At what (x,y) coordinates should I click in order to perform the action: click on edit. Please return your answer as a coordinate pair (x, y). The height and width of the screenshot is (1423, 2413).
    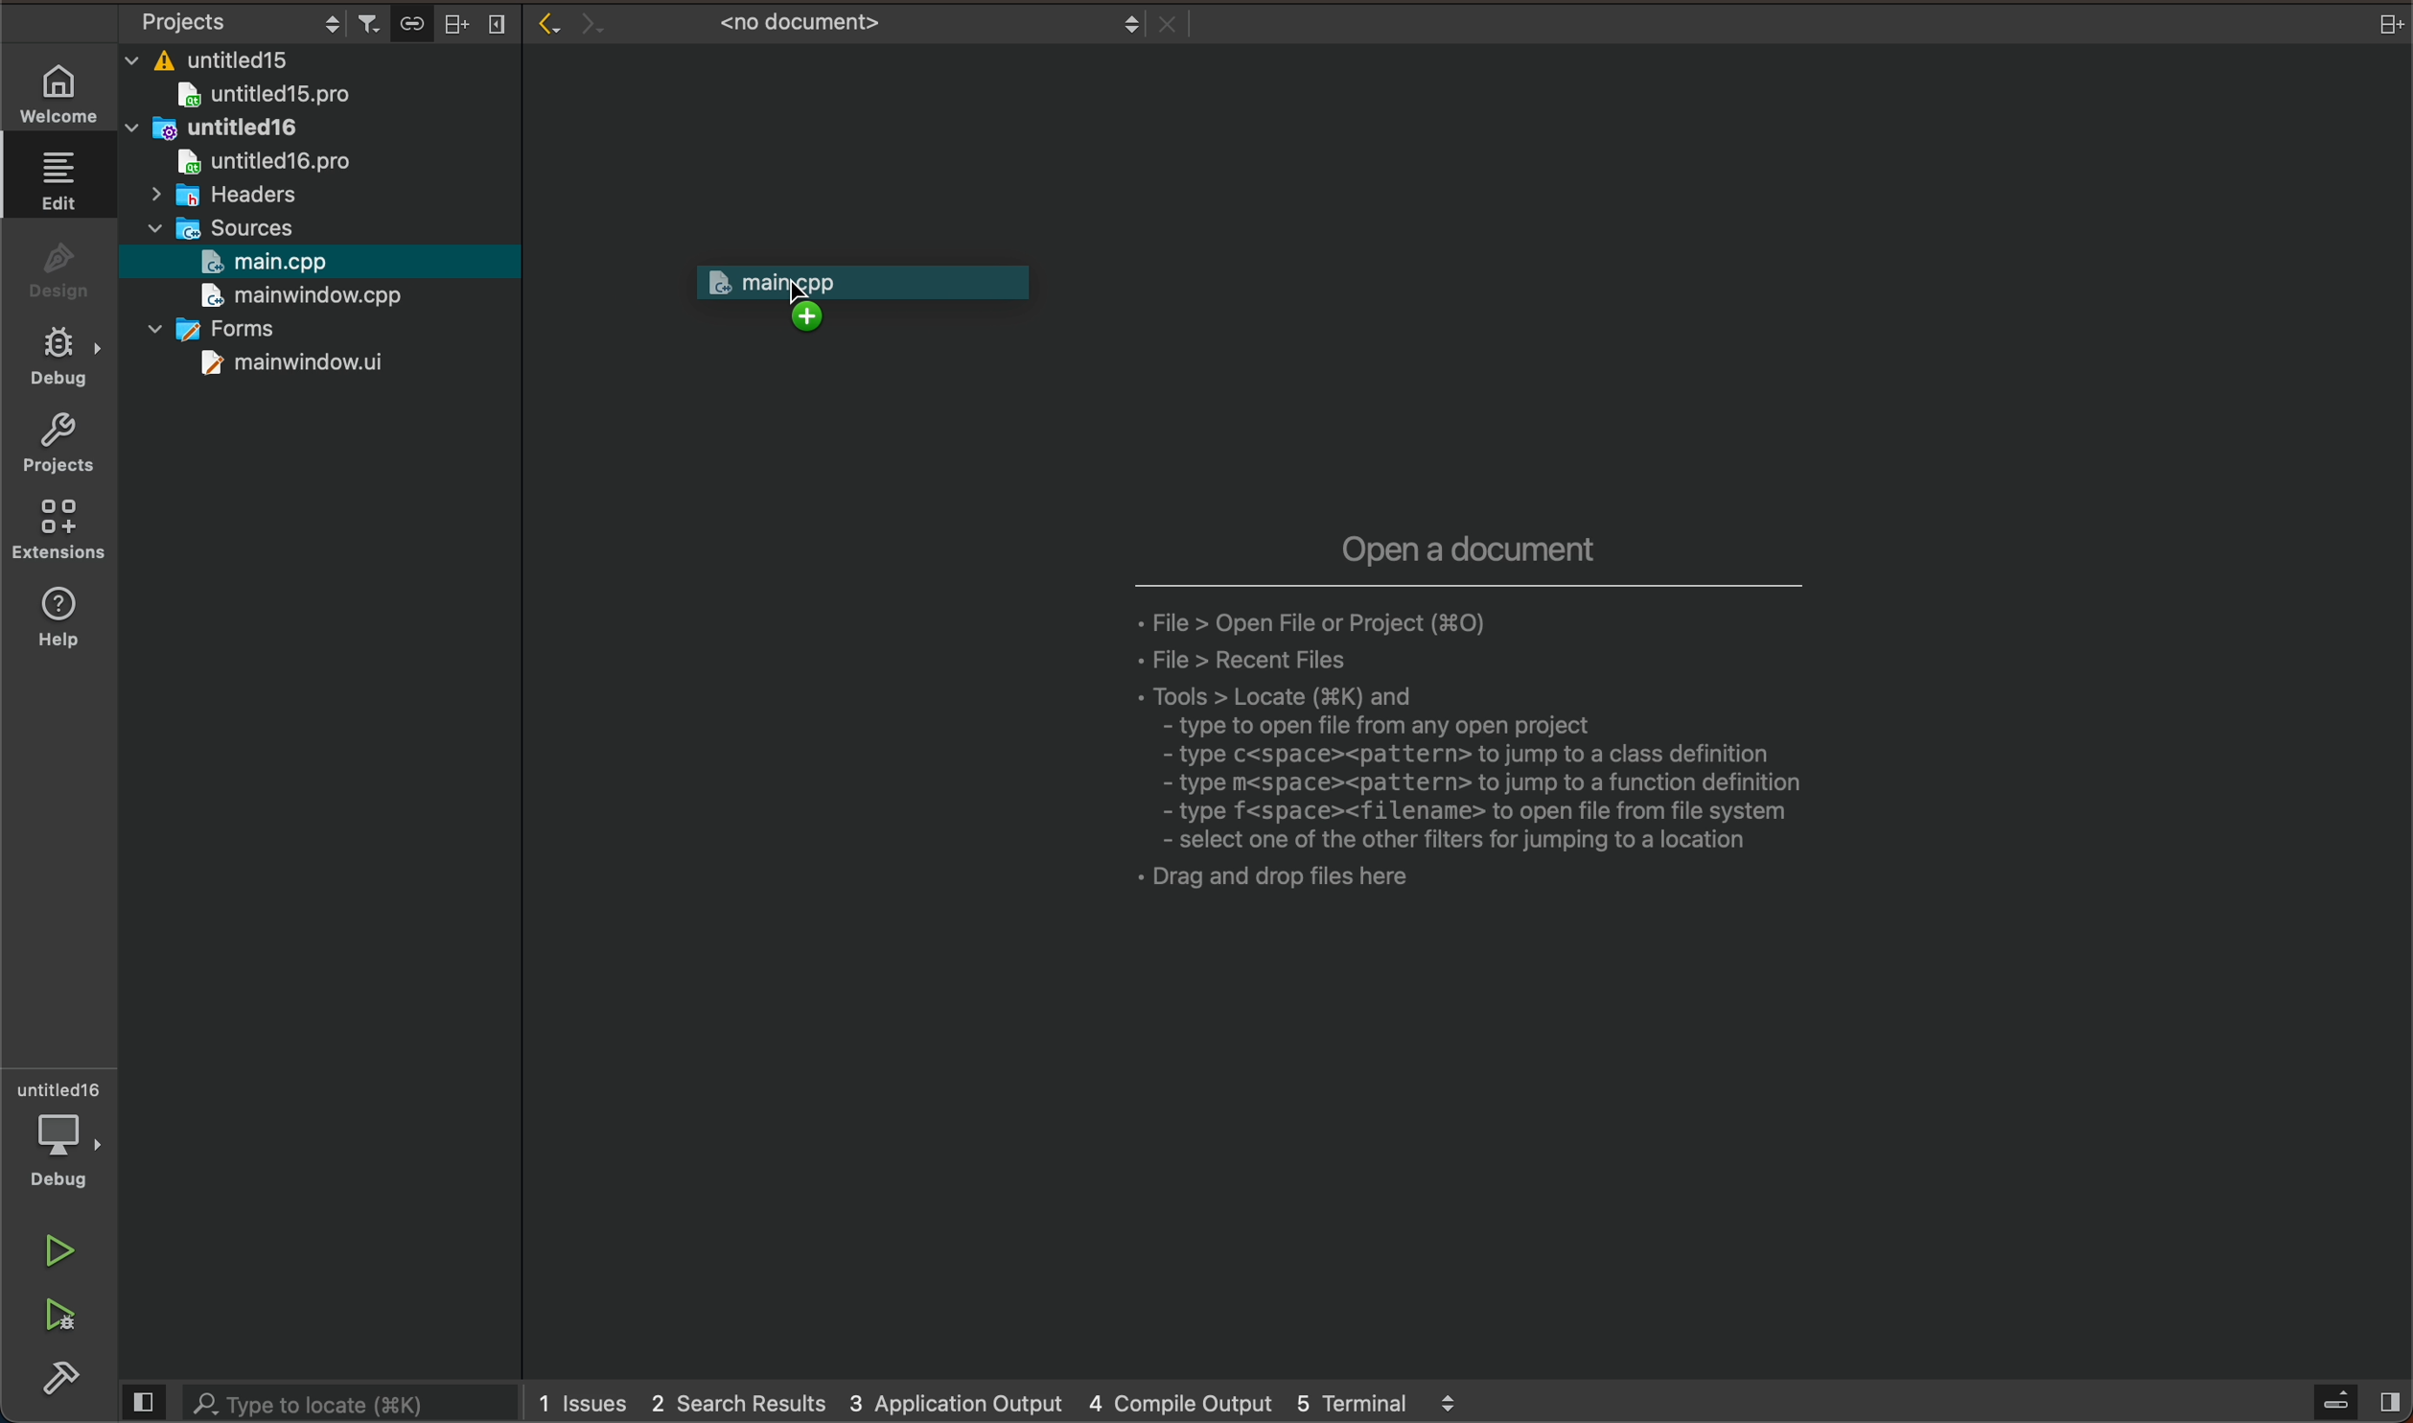
    Looking at the image, I should click on (55, 180).